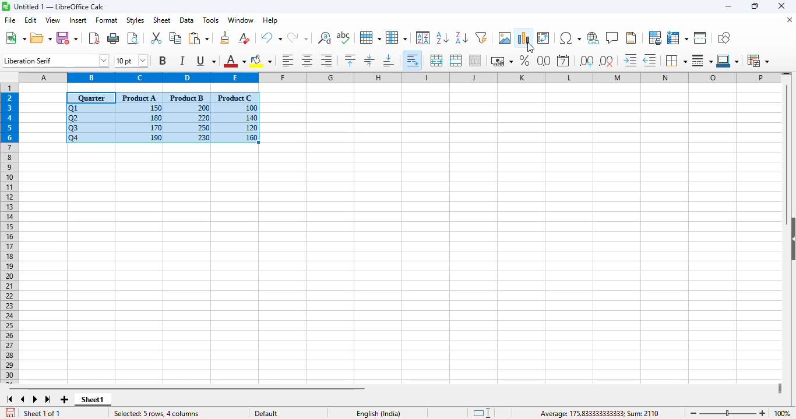 The image size is (796, 419). What do you see at coordinates (135, 20) in the screenshot?
I see `styles` at bounding box center [135, 20].